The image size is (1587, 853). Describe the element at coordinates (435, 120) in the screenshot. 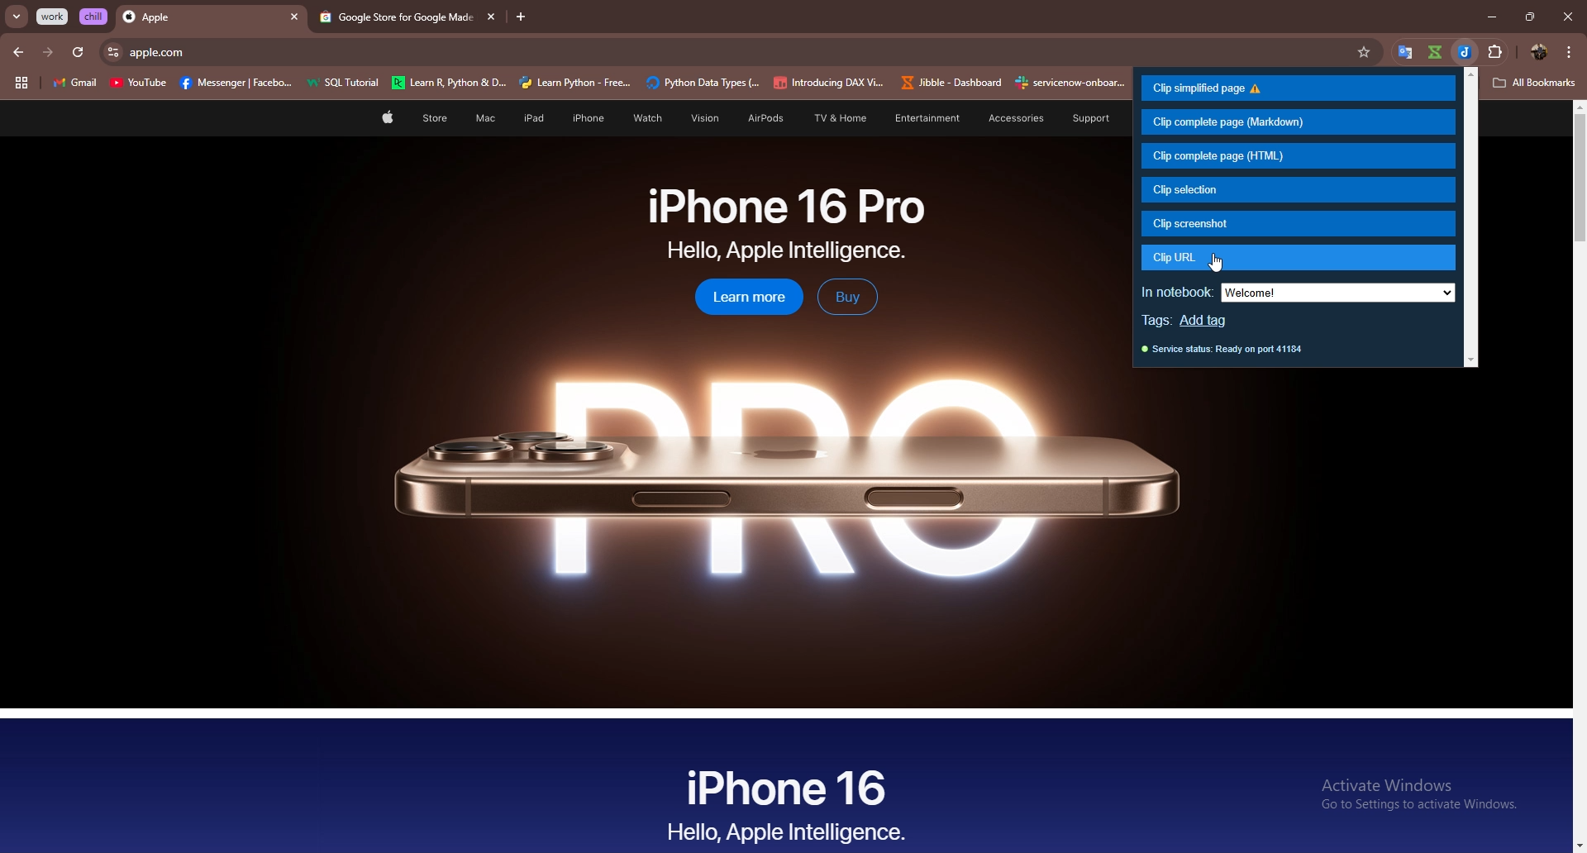

I see `Store` at that location.